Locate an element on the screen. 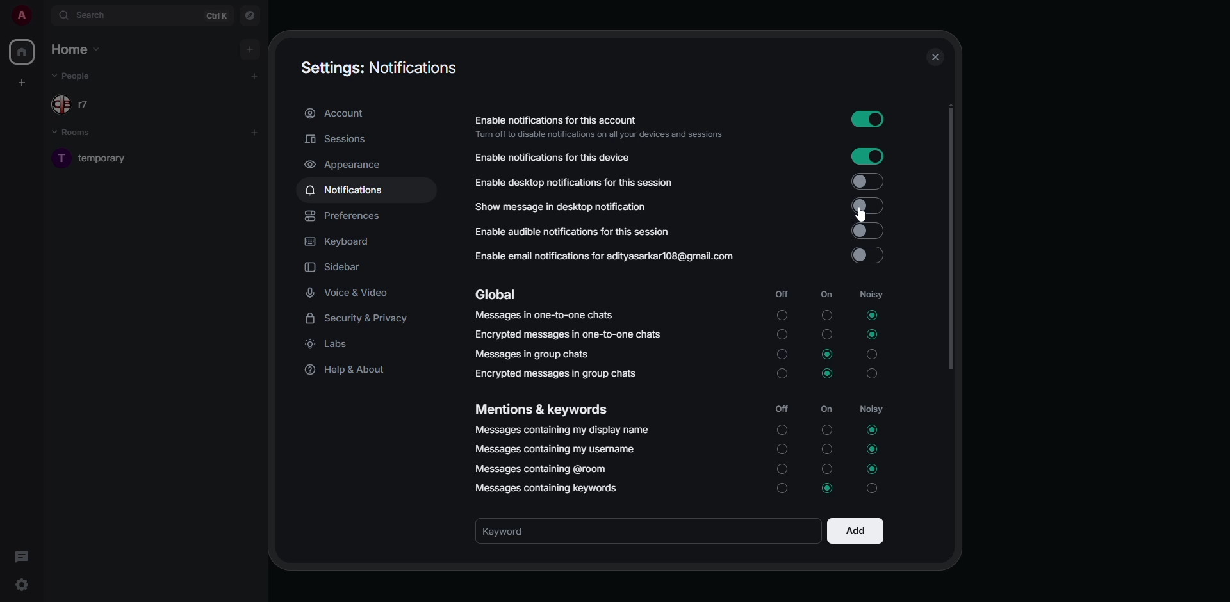 Image resolution: width=1230 pixels, height=602 pixels. enable notifications for this device is located at coordinates (552, 158).